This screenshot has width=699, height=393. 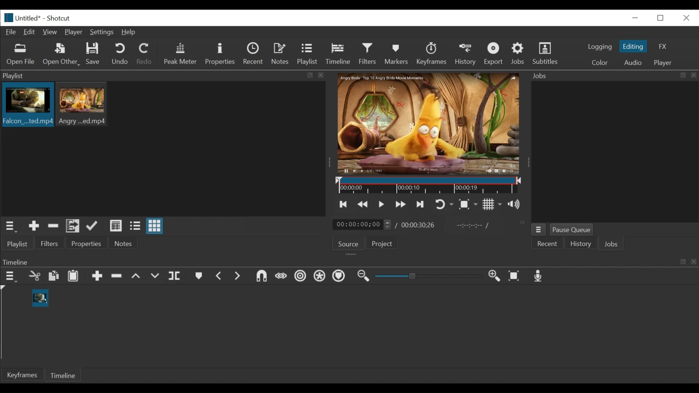 I want to click on Peak Meter, so click(x=182, y=54).